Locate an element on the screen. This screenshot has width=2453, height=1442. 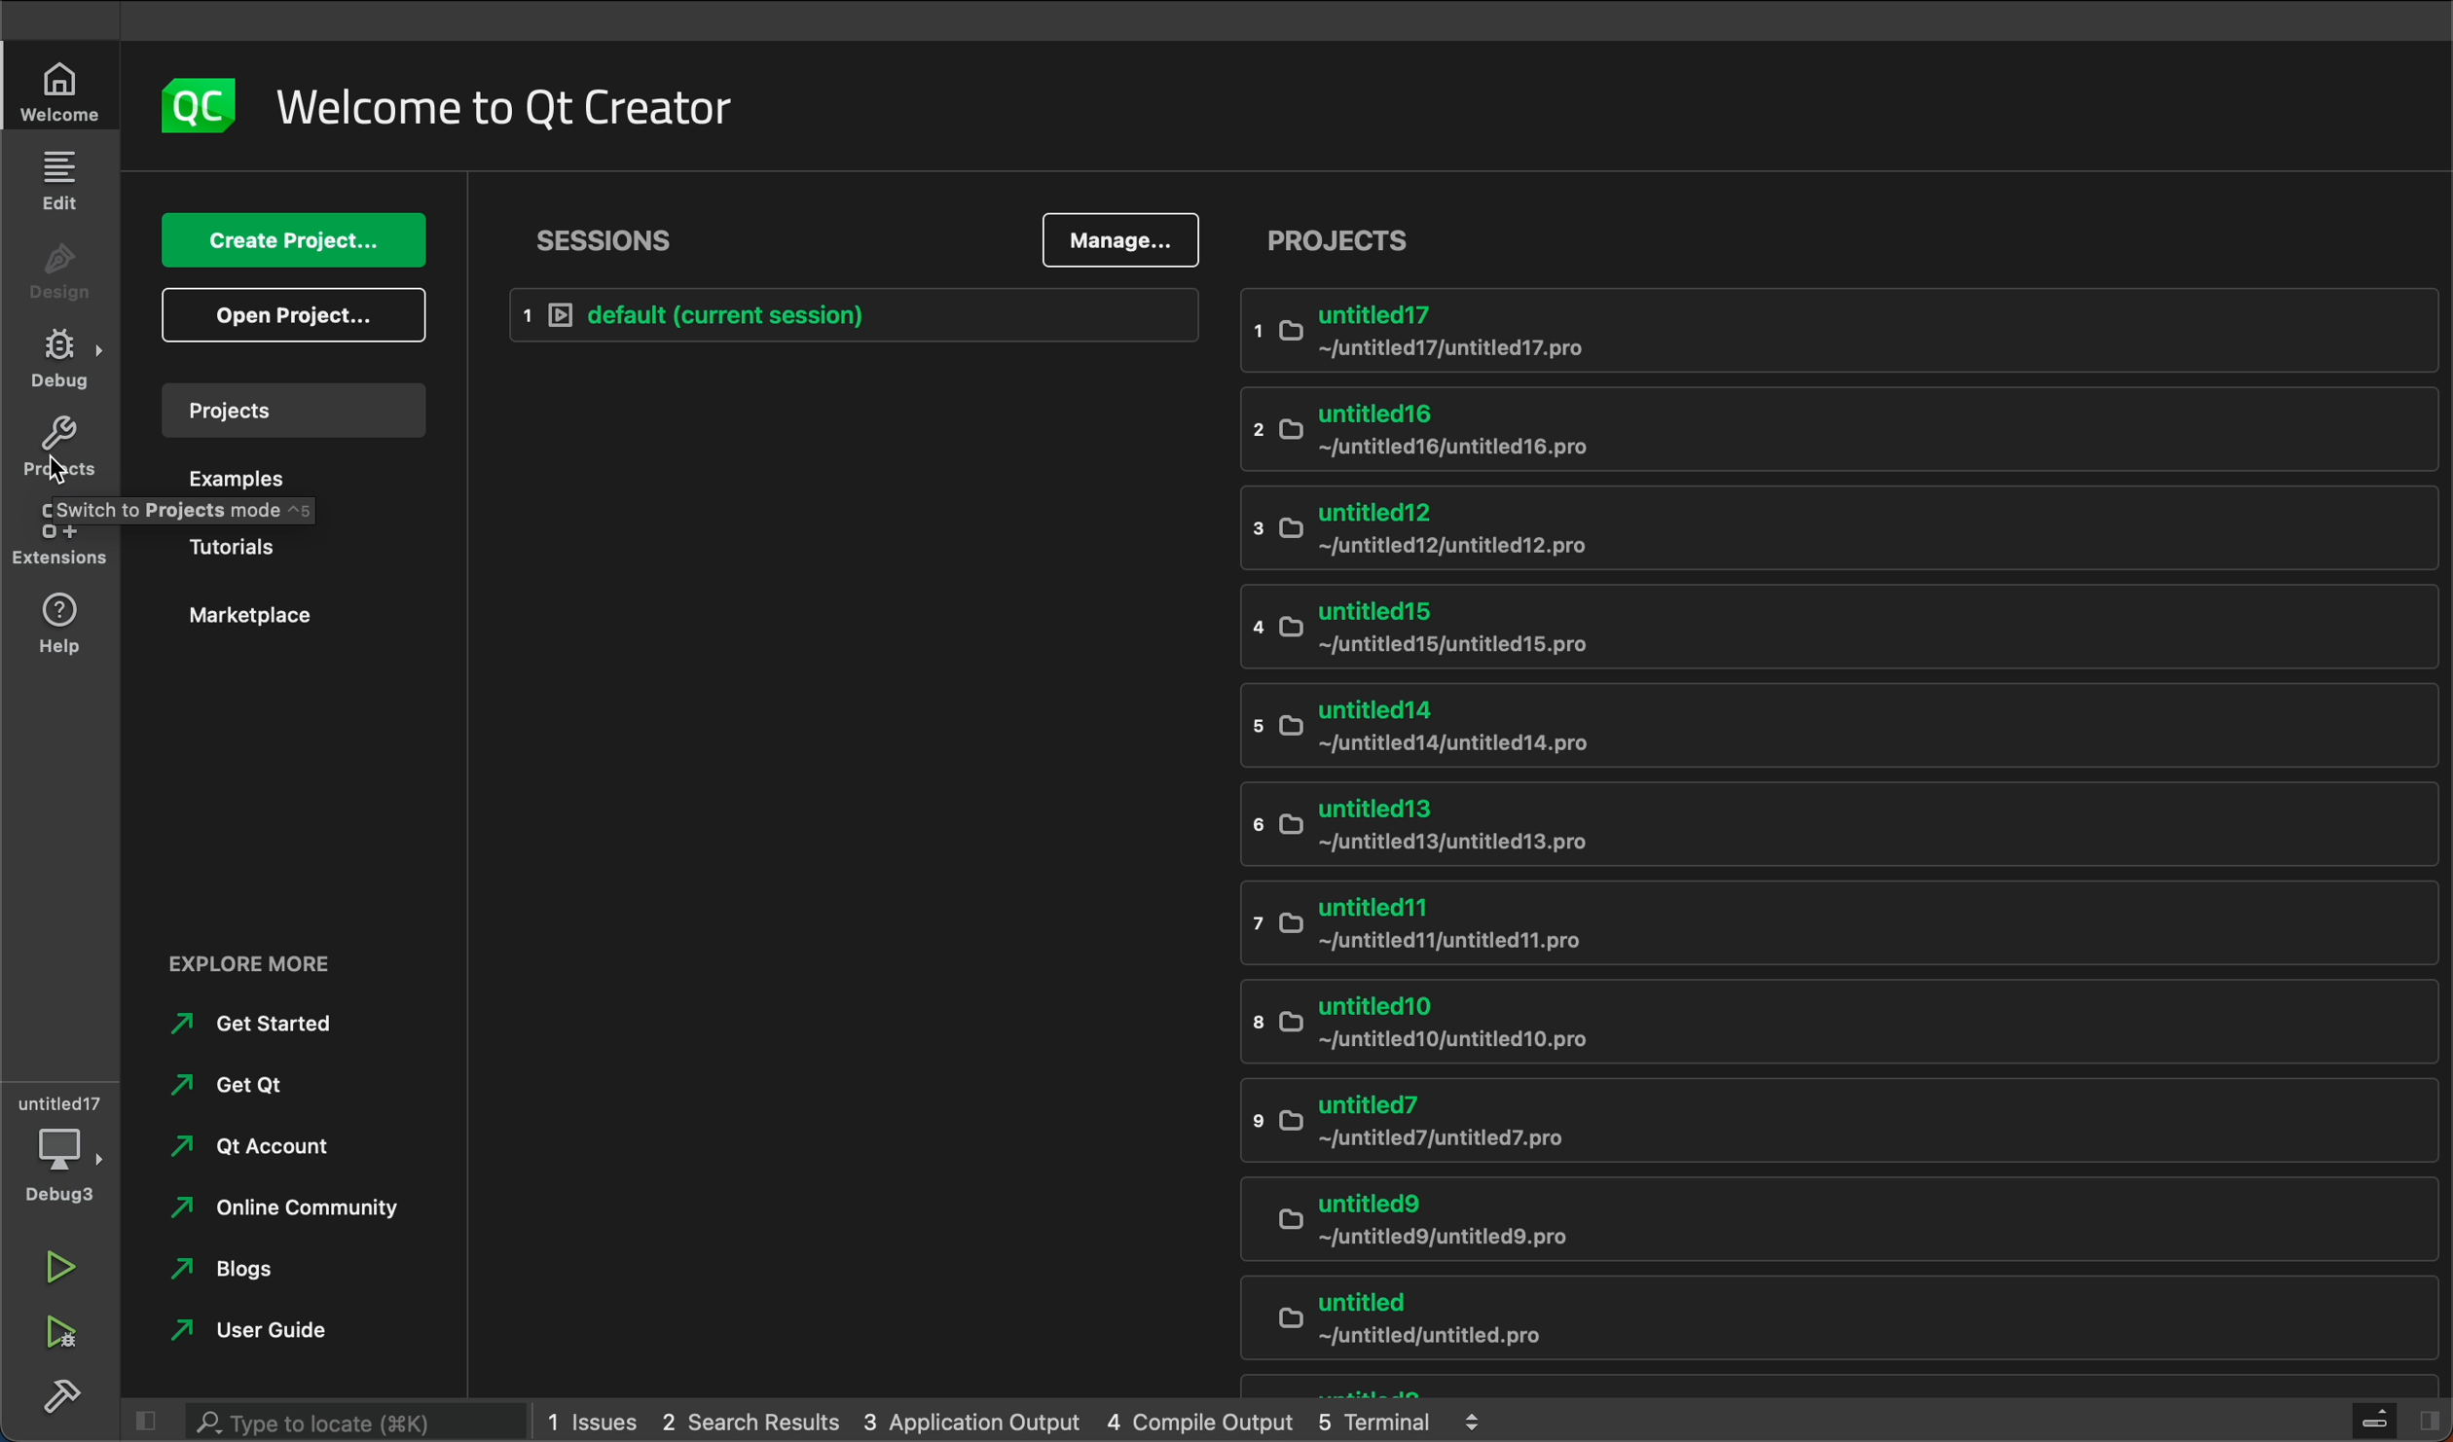
get qt is located at coordinates (249, 1085).